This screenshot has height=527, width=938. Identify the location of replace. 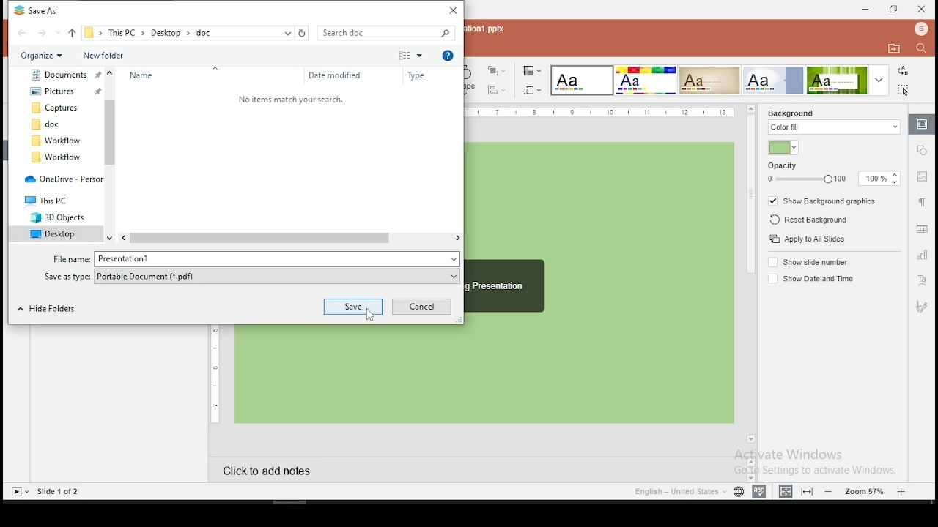
(904, 70).